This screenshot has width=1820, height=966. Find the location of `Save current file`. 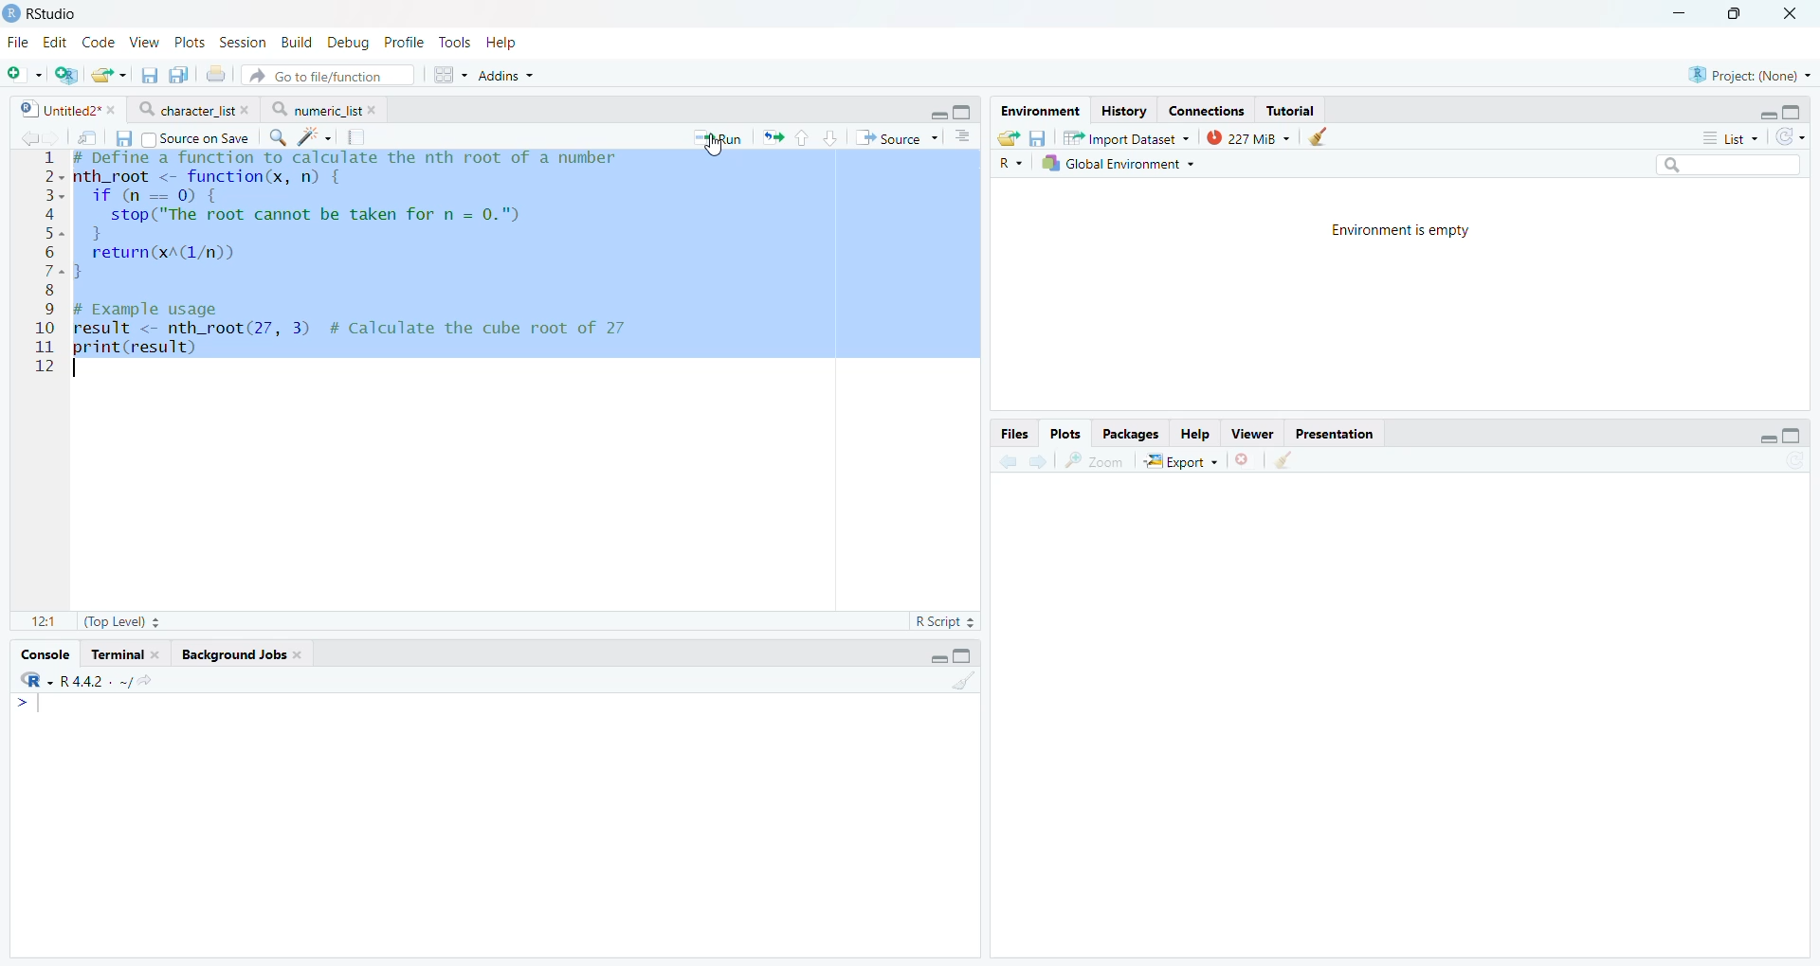

Save current file is located at coordinates (148, 76).